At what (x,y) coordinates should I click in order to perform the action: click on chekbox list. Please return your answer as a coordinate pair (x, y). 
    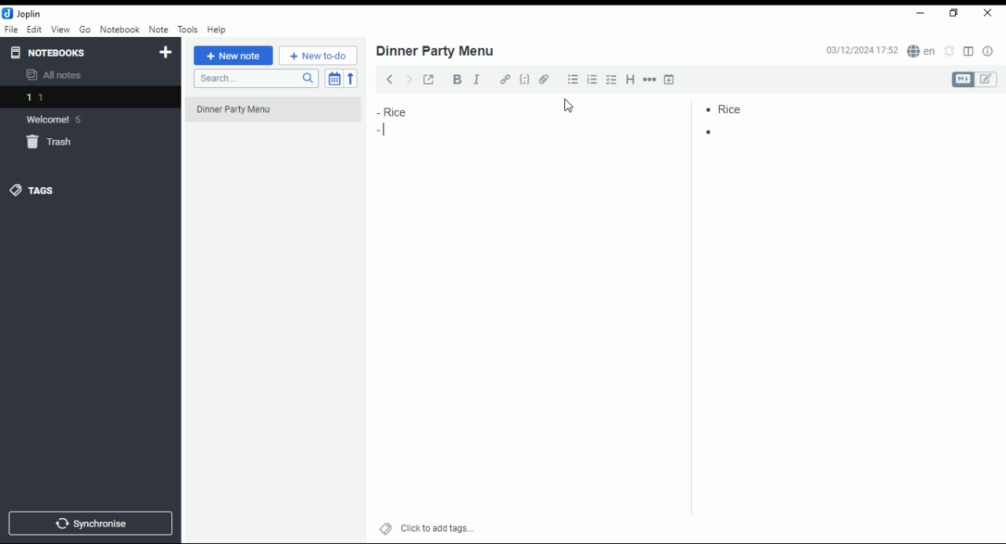
    Looking at the image, I should click on (612, 79).